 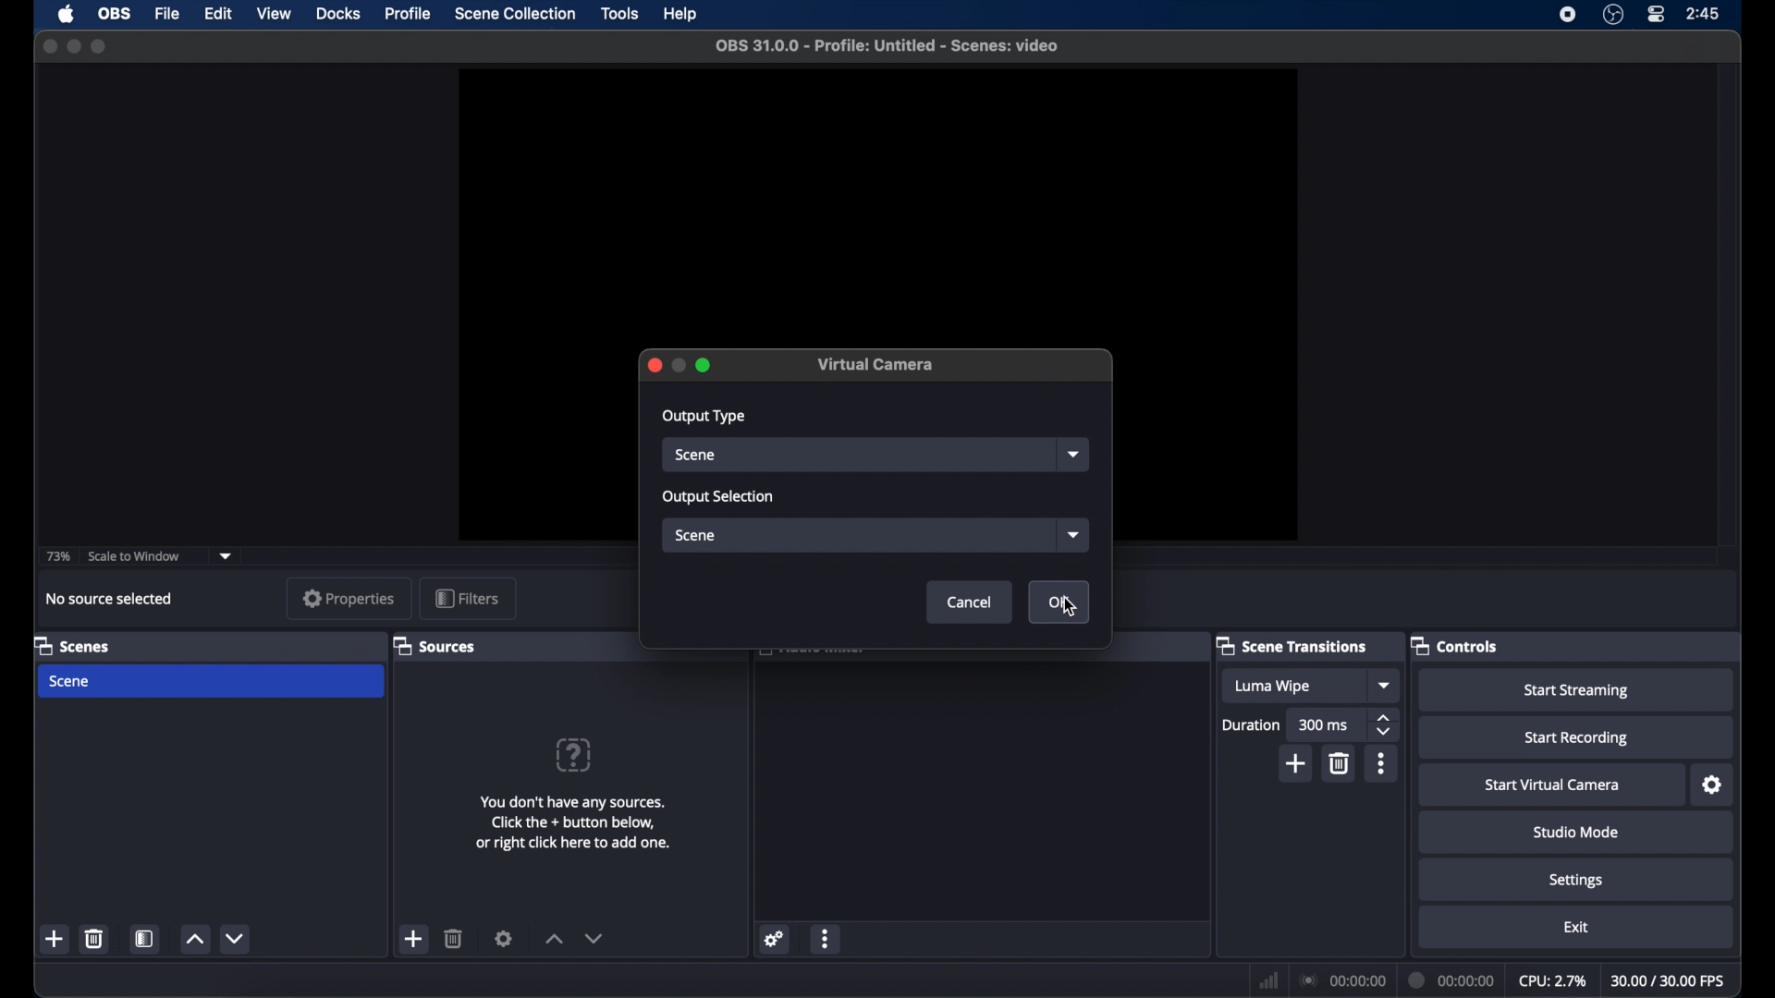 What do you see at coordinates (1612, 15) in the screenshot?
I see `obs studio` at bounding box center [1612, 15].